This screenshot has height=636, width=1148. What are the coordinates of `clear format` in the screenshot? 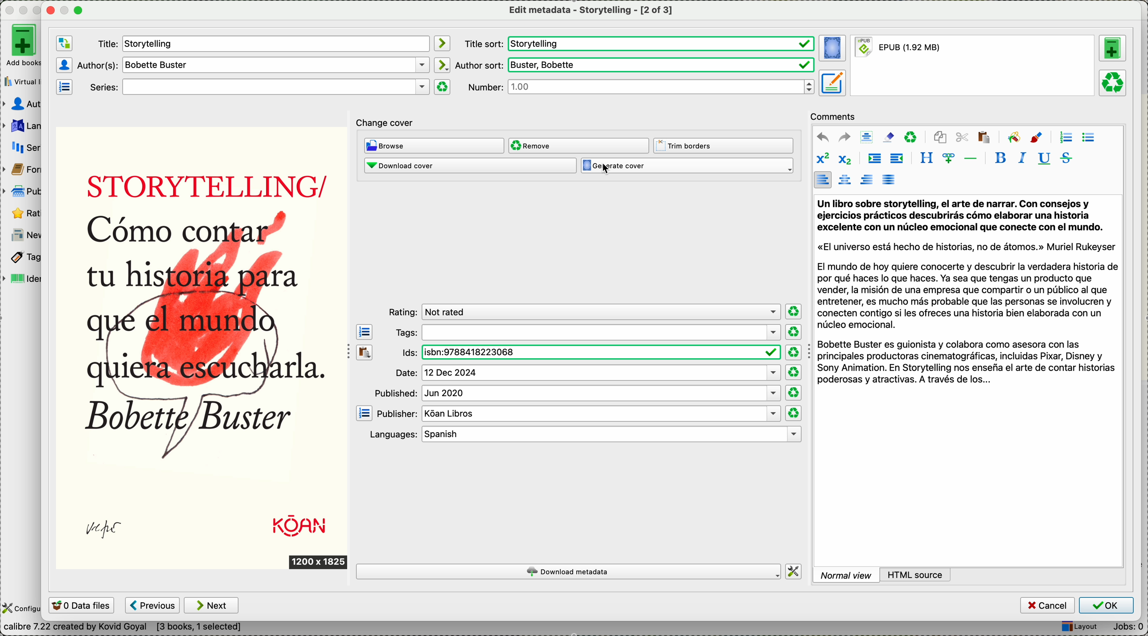 It's located at (443, 87).